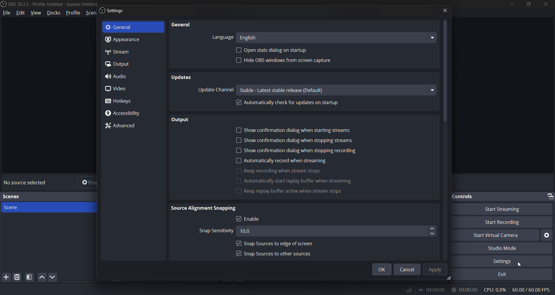  Describe the element at coordinates (238, 131) in the screenshot. I see `checkbox` at that location.